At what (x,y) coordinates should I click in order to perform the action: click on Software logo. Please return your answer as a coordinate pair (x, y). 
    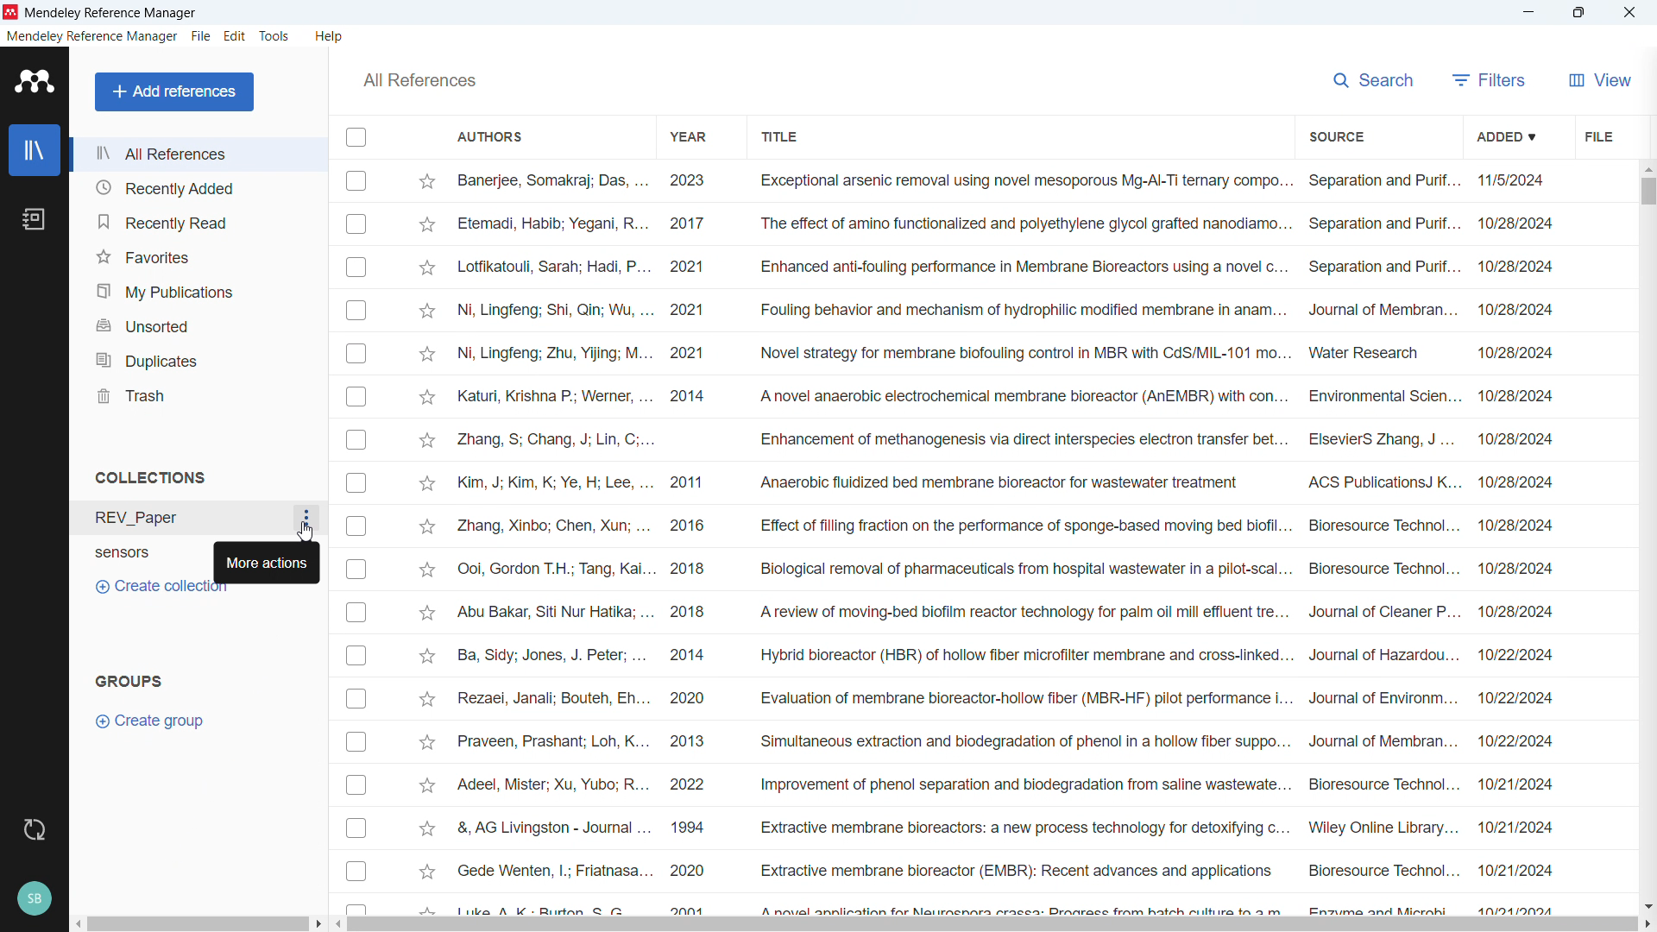
    Looking at the image, I should click on (11, 12).